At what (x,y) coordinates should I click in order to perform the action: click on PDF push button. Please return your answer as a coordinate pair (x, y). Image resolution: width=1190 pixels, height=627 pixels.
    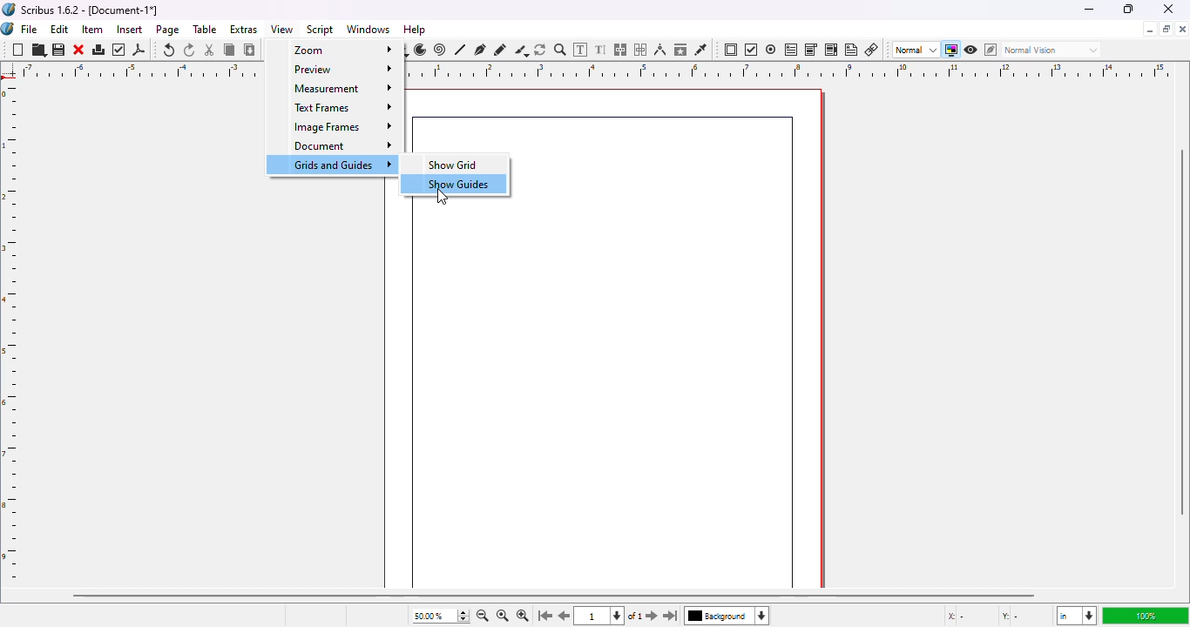
    Looking at the image, I should click on (731, 50).